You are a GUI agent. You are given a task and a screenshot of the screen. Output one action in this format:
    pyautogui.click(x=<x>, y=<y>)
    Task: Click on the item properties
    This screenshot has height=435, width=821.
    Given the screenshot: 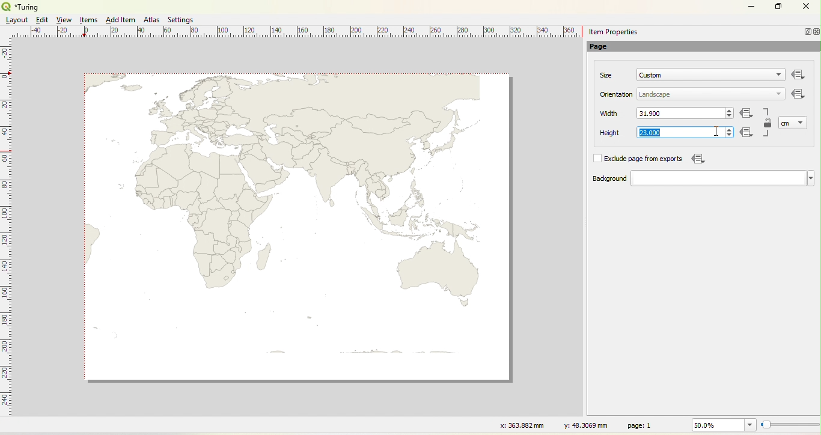 What is the action you would take?
    pyautogui.click(x=613, y=32)
    